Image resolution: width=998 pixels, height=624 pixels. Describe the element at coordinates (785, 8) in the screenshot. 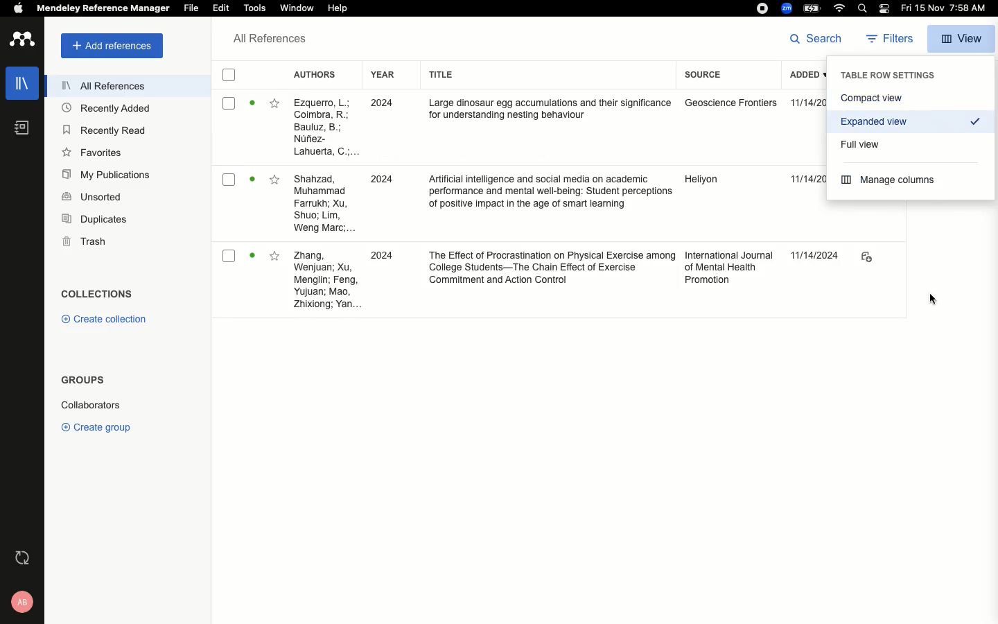

I see `Zoom` at that location.